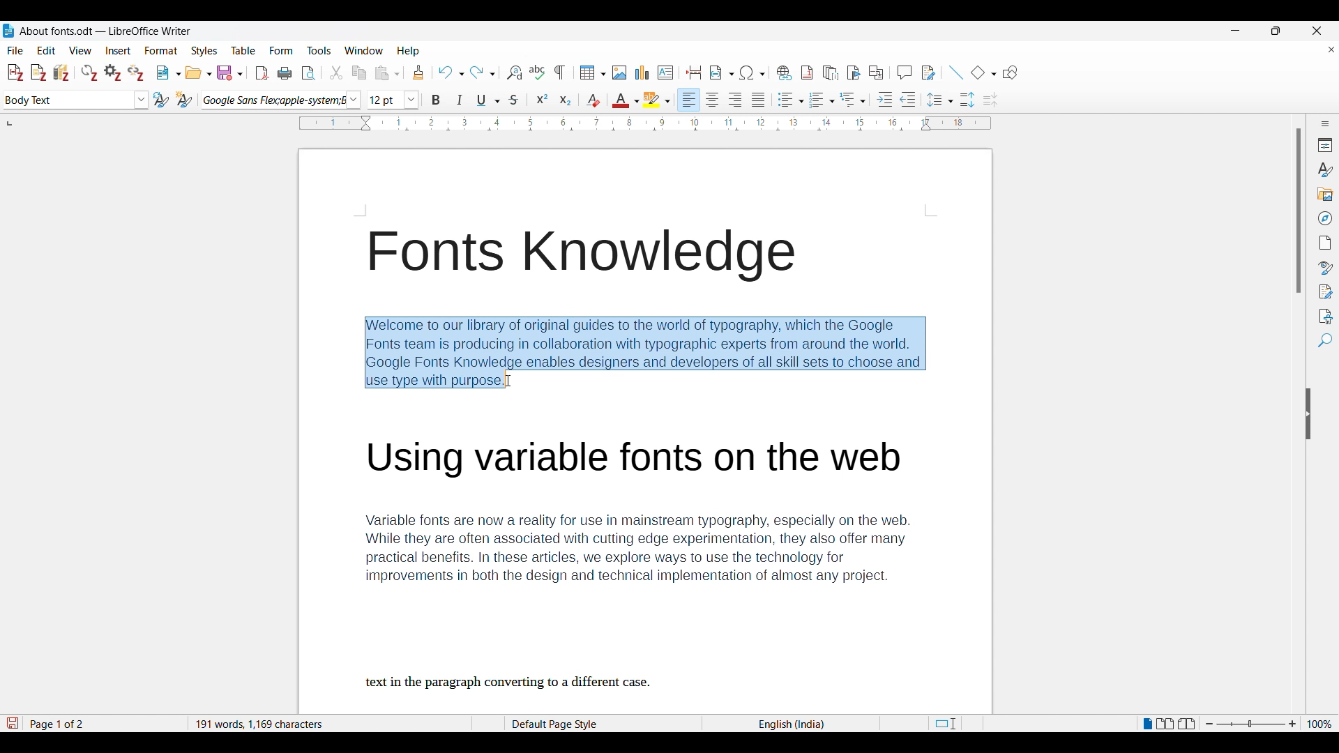 This screenshot has height=753, width=1339. I want to click on Styles, so click(1324, 170).